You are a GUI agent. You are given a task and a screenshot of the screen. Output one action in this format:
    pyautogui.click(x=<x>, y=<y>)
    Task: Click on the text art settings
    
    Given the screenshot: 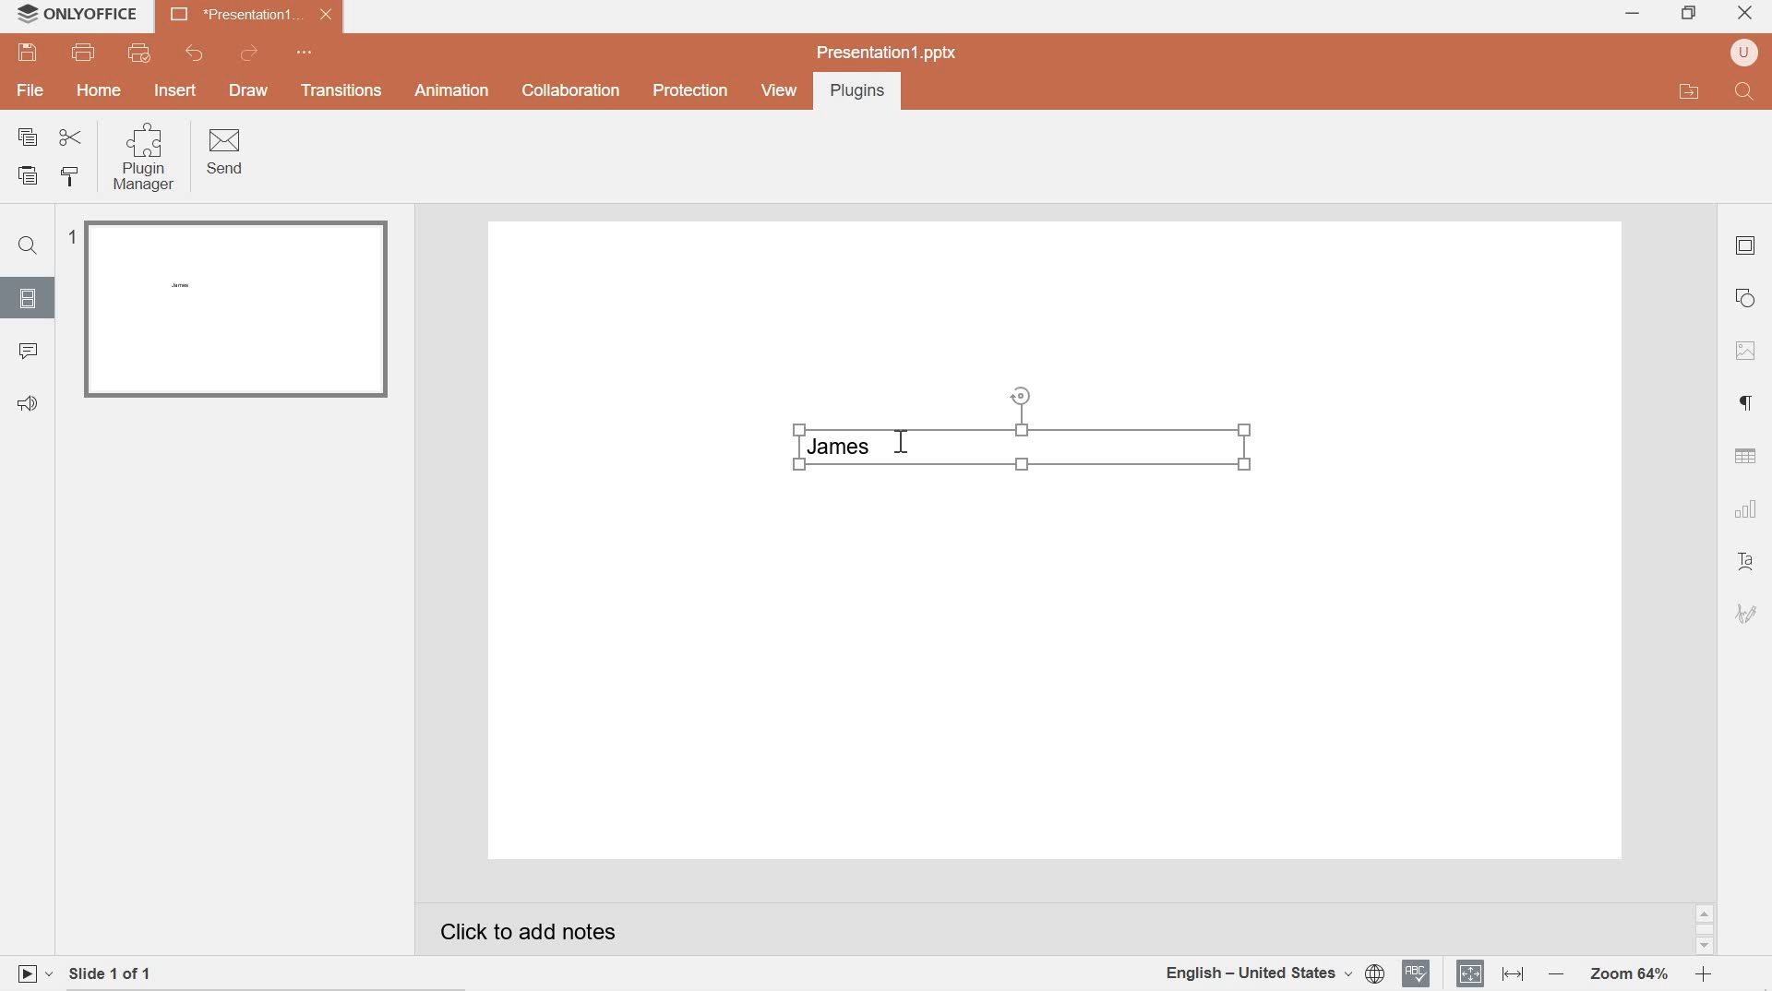 What is the action you would take?
    pyautogui.click(x=1750, y=564)
    